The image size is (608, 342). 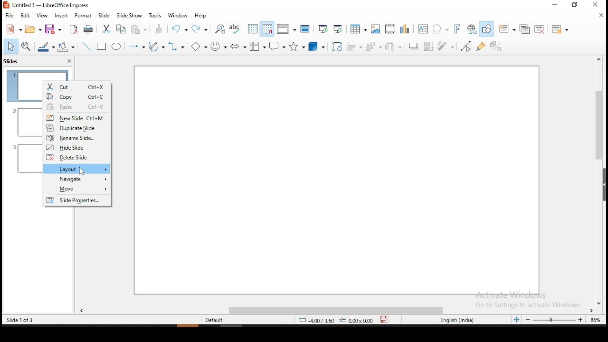 What do you see at coordinates (19, 320) in the screenshot?
I see `slide 1 of 3` at bounding box center [19, 320].